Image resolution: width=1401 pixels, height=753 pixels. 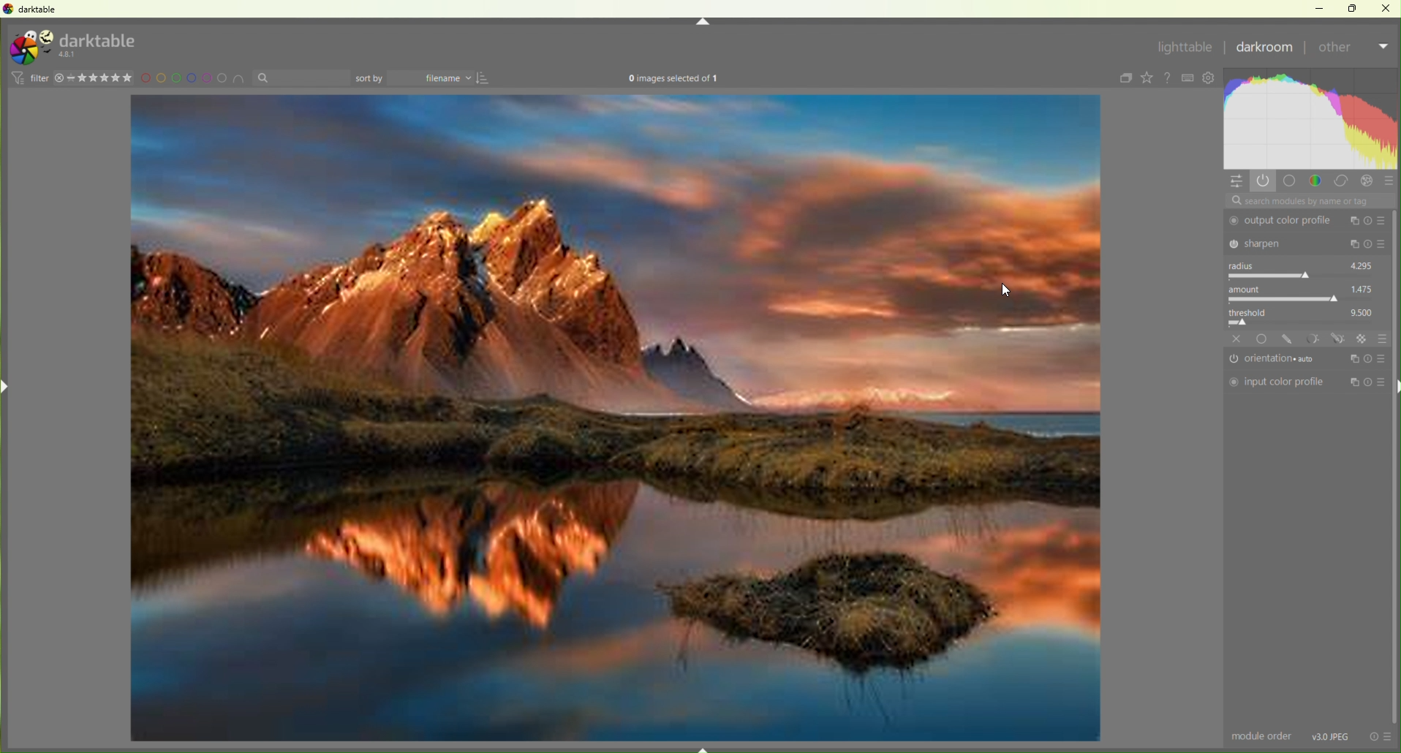 I want to click on Color map, so click(x=1313, y=118).